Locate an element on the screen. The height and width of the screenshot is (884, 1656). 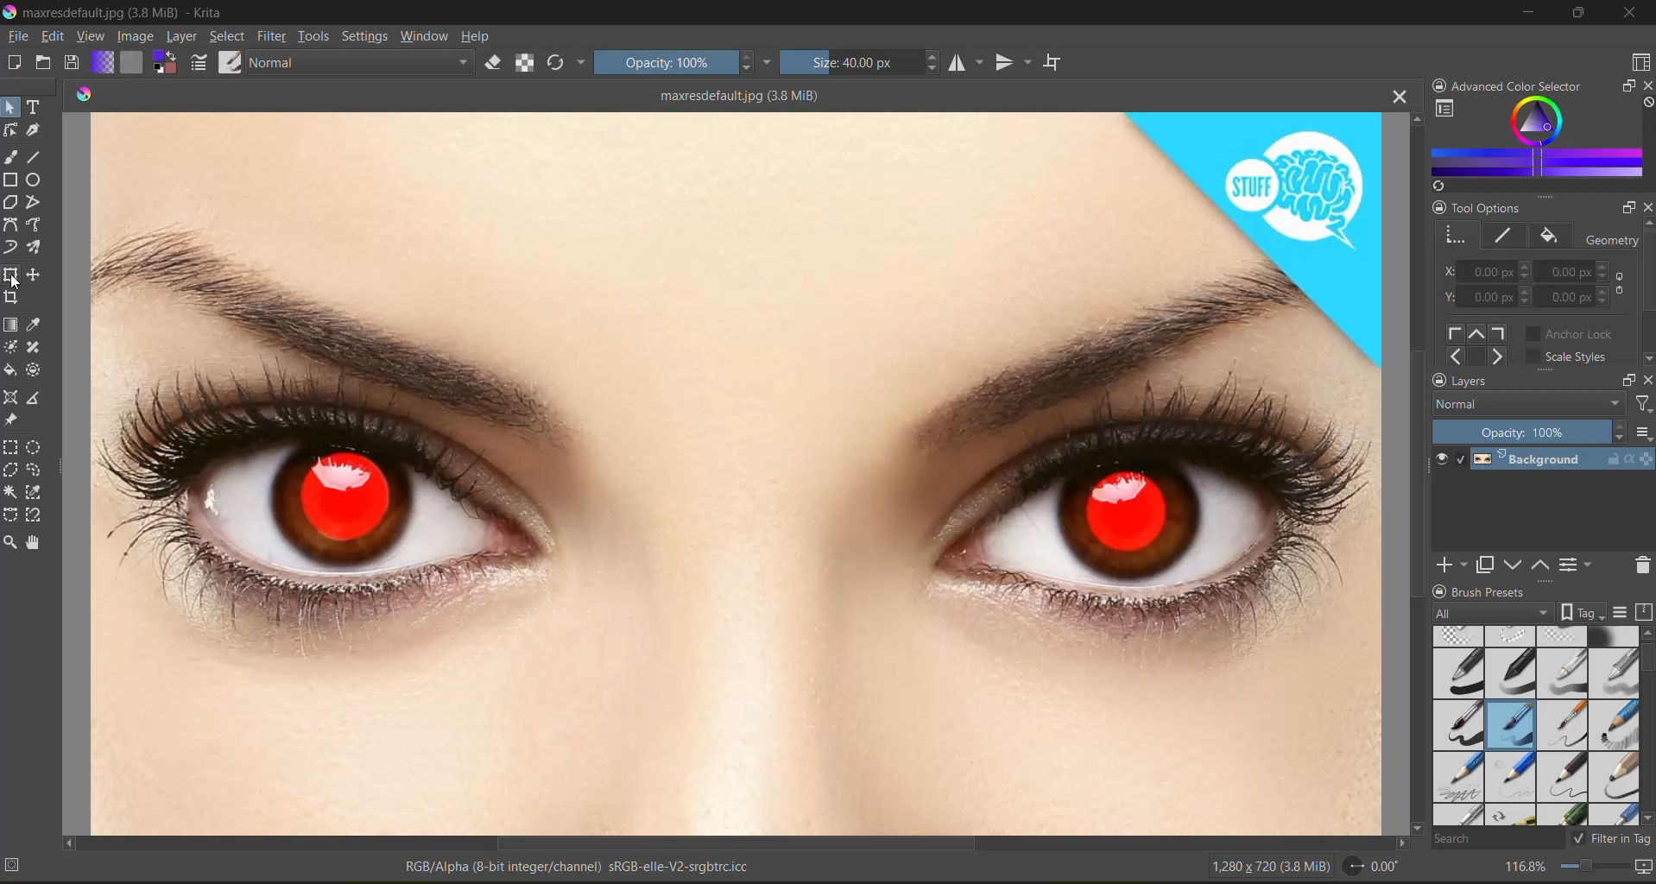
view or change layer properties is located at coordinates (1577, 565).